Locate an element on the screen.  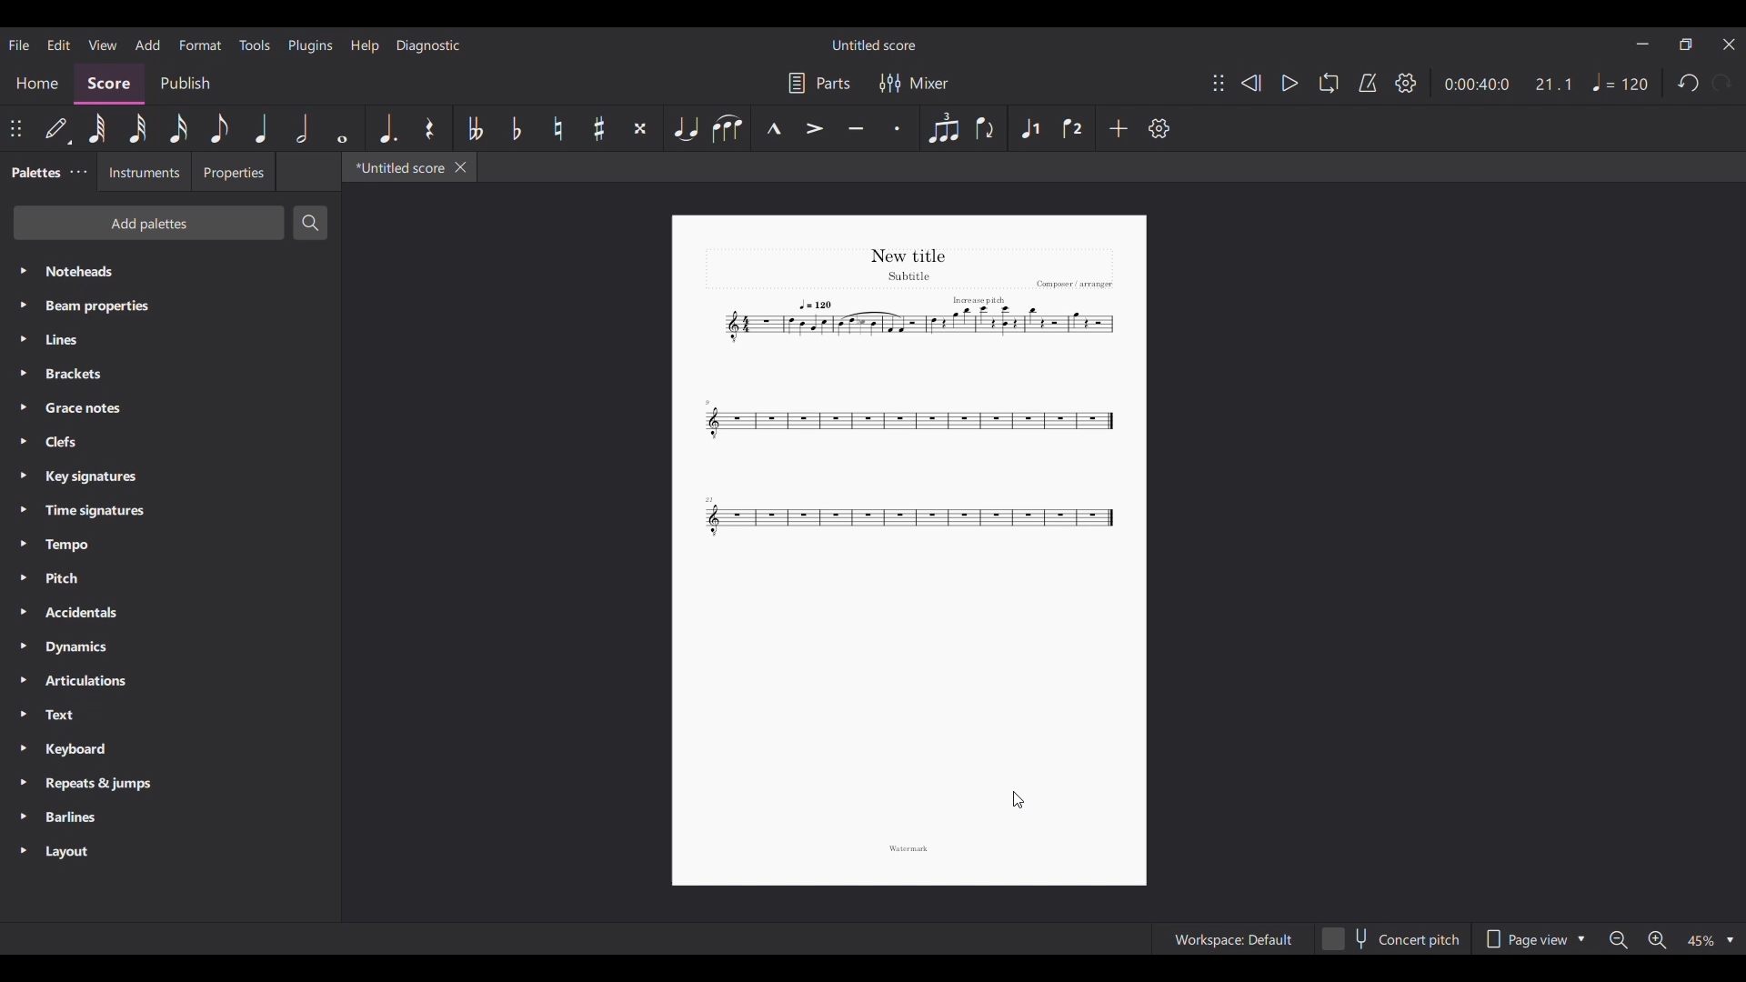
Metronome is located at coordinates (1368, 84).